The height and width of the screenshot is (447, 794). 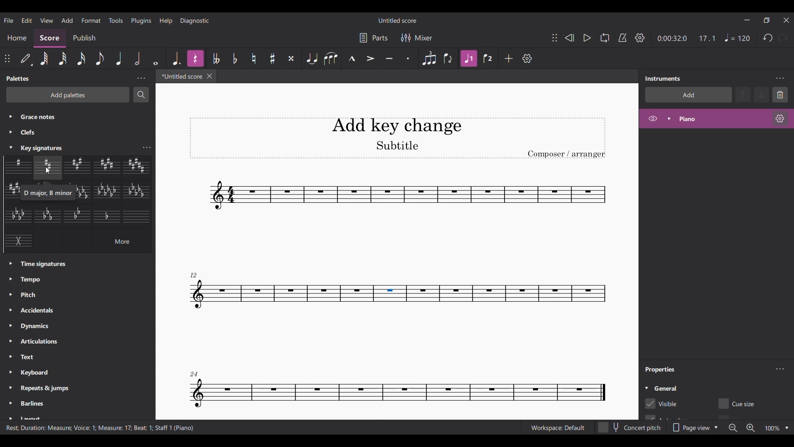 I want to click on File menu, so click(x=8, y=20).